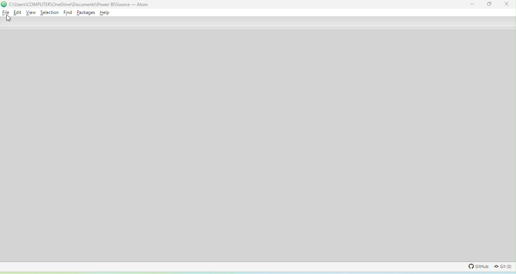 The width and height of the screenshot is (516, 274). What do you see at coordinates (476, 266) in the screenshot?
I see `github` at bounding box center [476, 266].